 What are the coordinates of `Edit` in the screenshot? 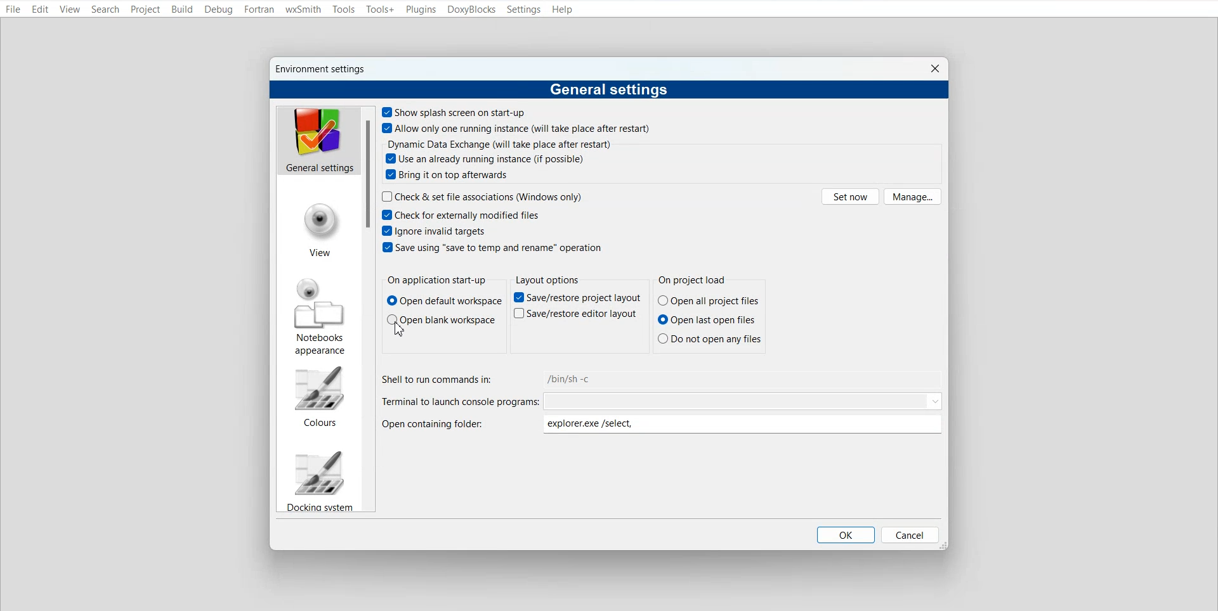 It's located at (40, 10).